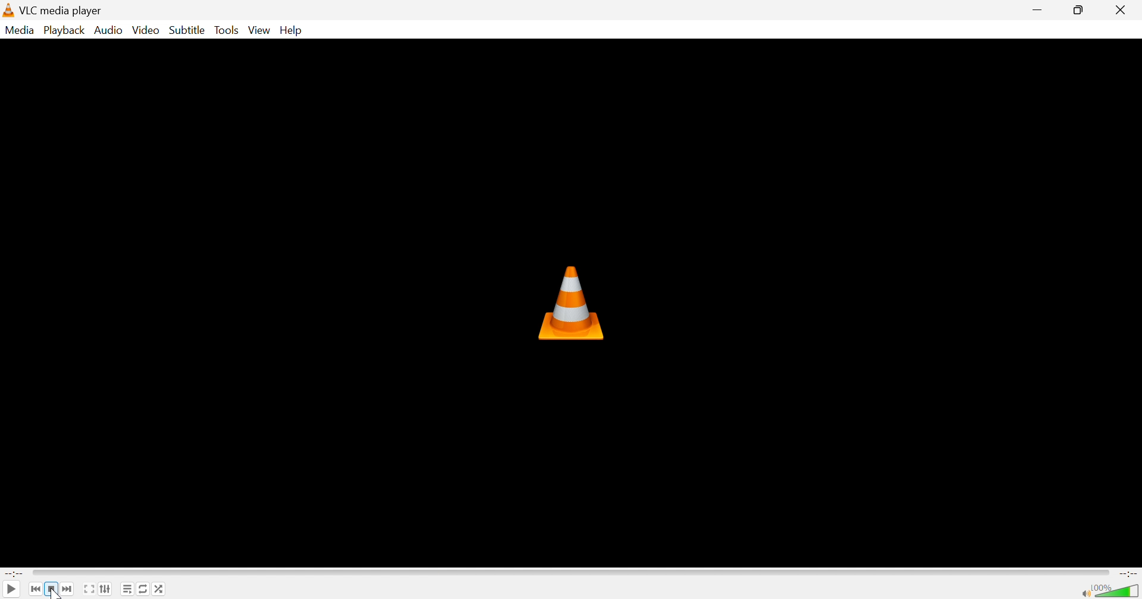  Describe the element at coordinates (106, 589) in the screenshot. I see `Show extended settings` at that location.